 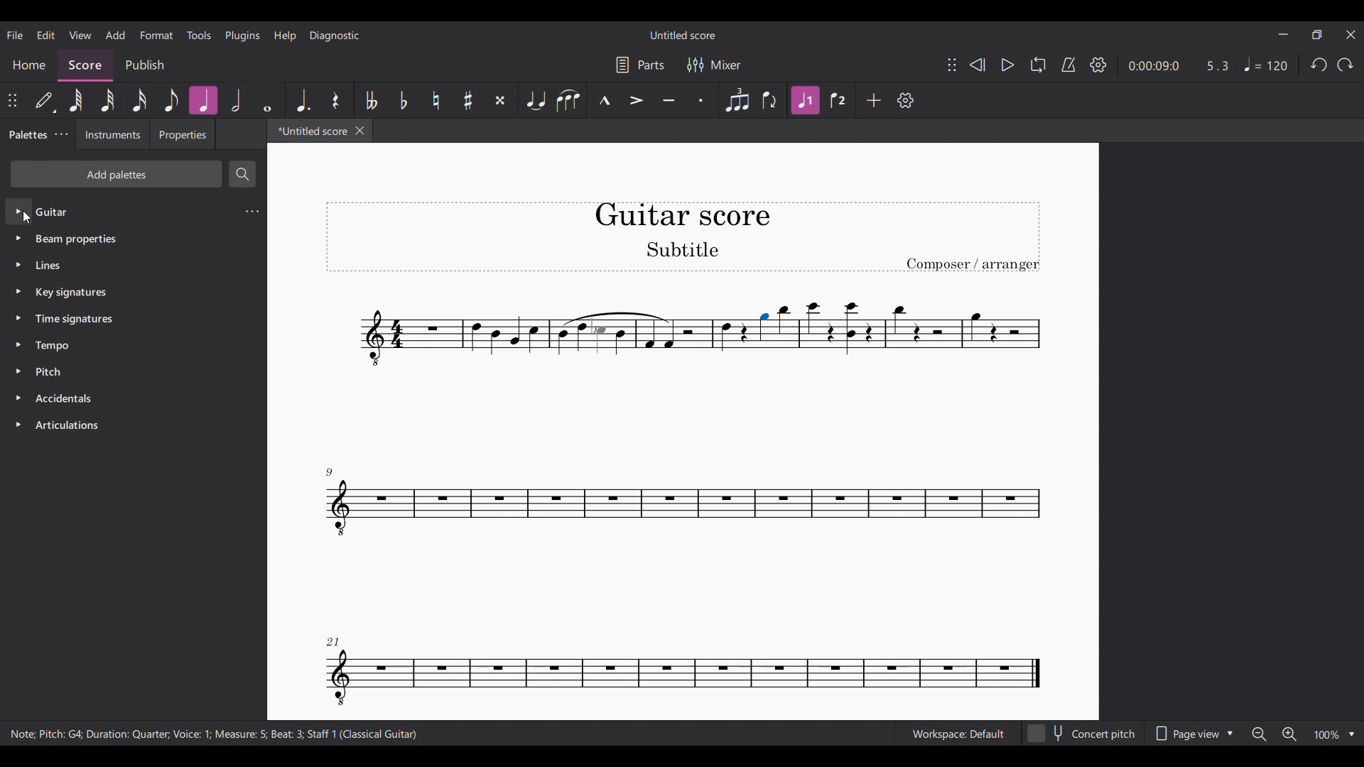 I want to click on Zoom out, so click(x=1260, y=734).